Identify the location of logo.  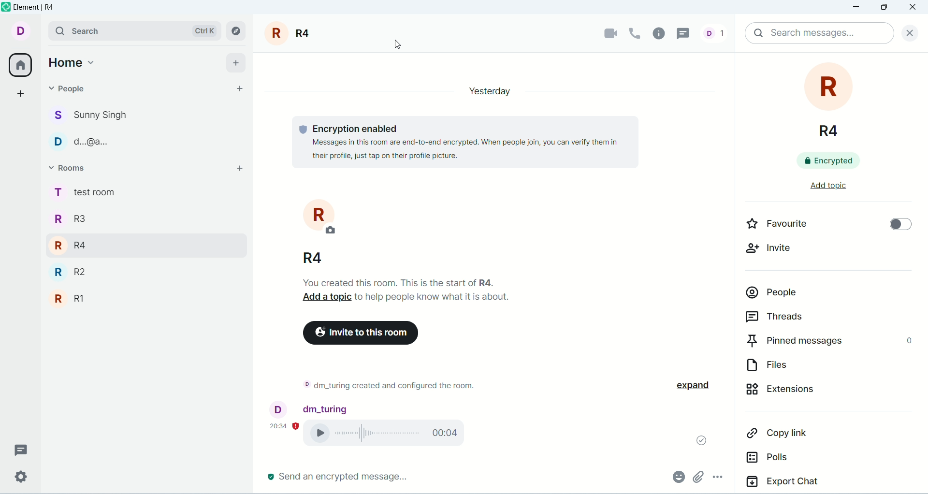
(6, 7).